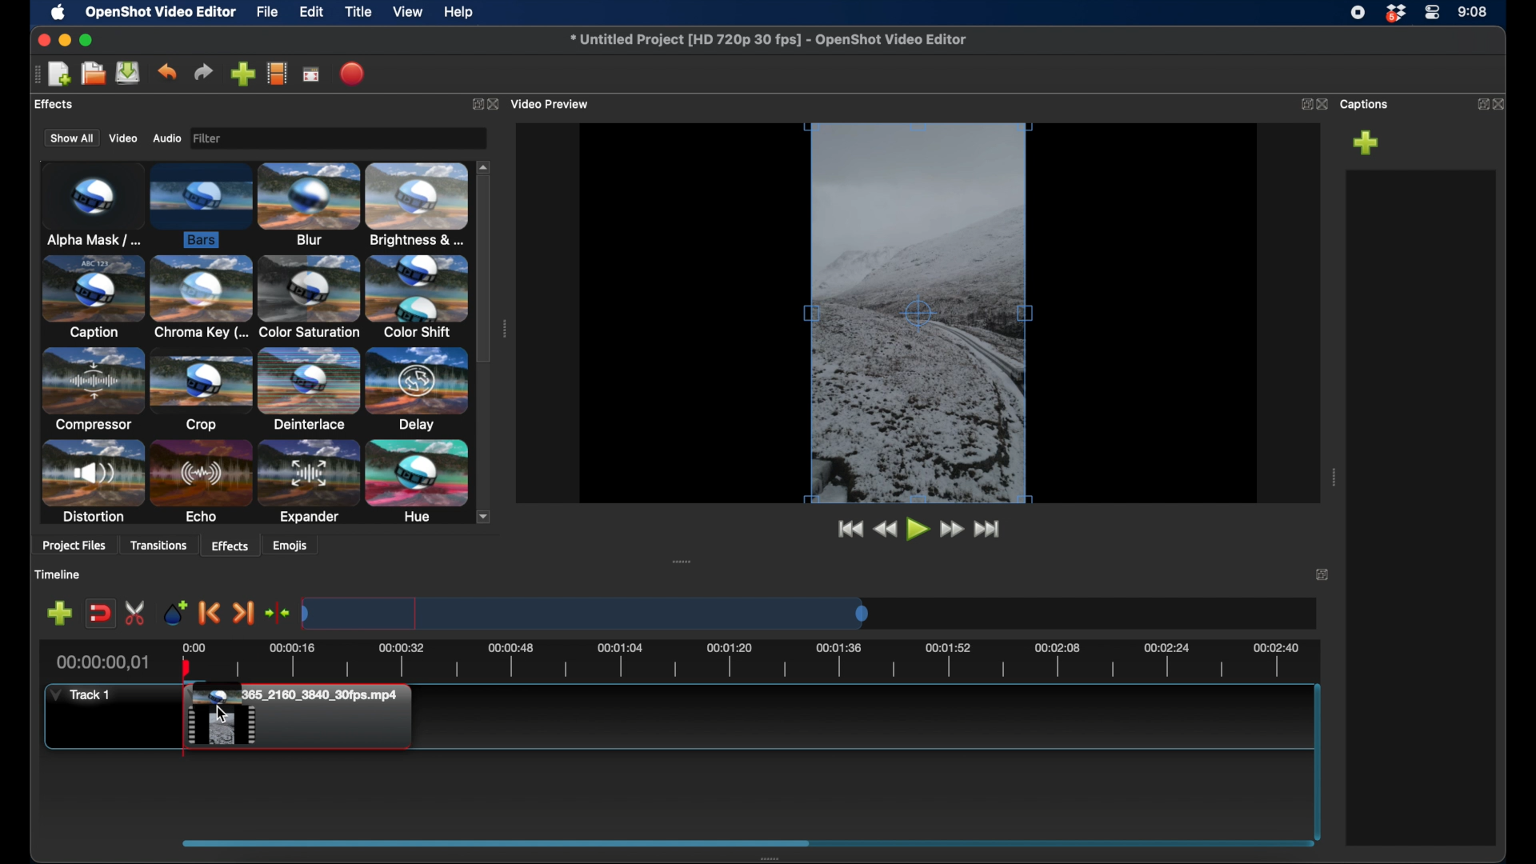 Image resolution: width=1536 pixels, height=864 pixels. What do you see at coordinates (989, 529) in the screenshot?
I see `fast forward` at bounding box center [989, 529].